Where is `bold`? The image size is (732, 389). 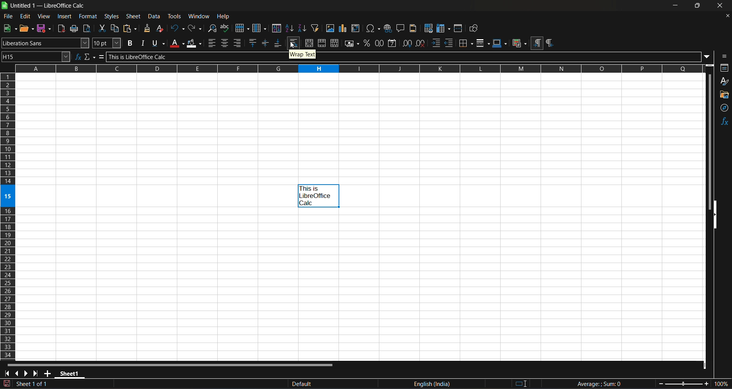 bold is located at coordinates (130, 43).